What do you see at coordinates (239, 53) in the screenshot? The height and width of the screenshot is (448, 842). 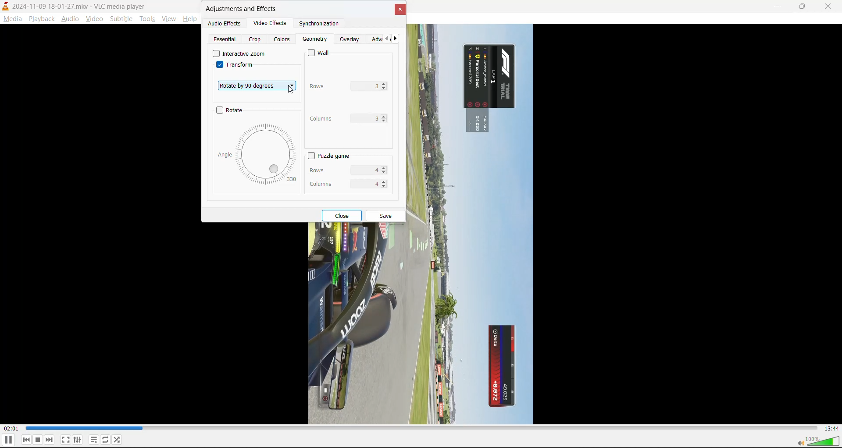 I see `interactive zoom` at bounding box center [239, 53].